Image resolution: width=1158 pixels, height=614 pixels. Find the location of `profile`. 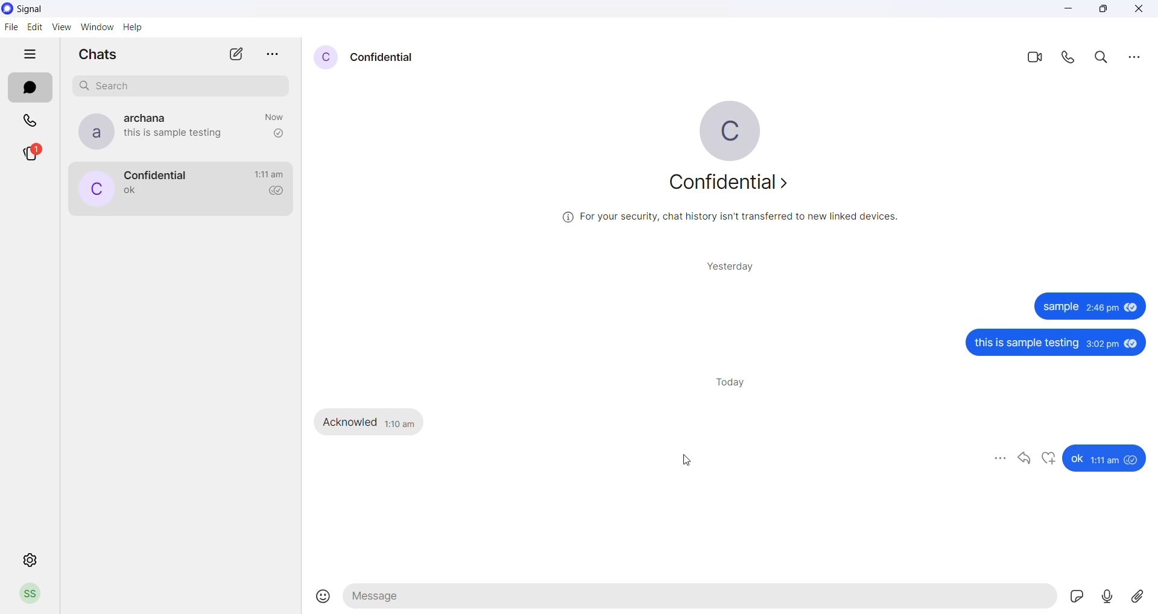

profile is located at coordinates (30, 595).